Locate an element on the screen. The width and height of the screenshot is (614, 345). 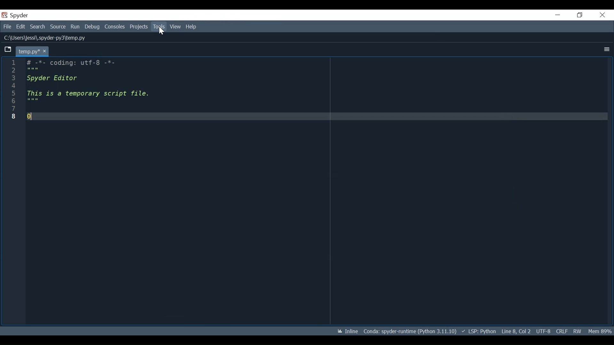
Tools is located at coordinates (158, 27).